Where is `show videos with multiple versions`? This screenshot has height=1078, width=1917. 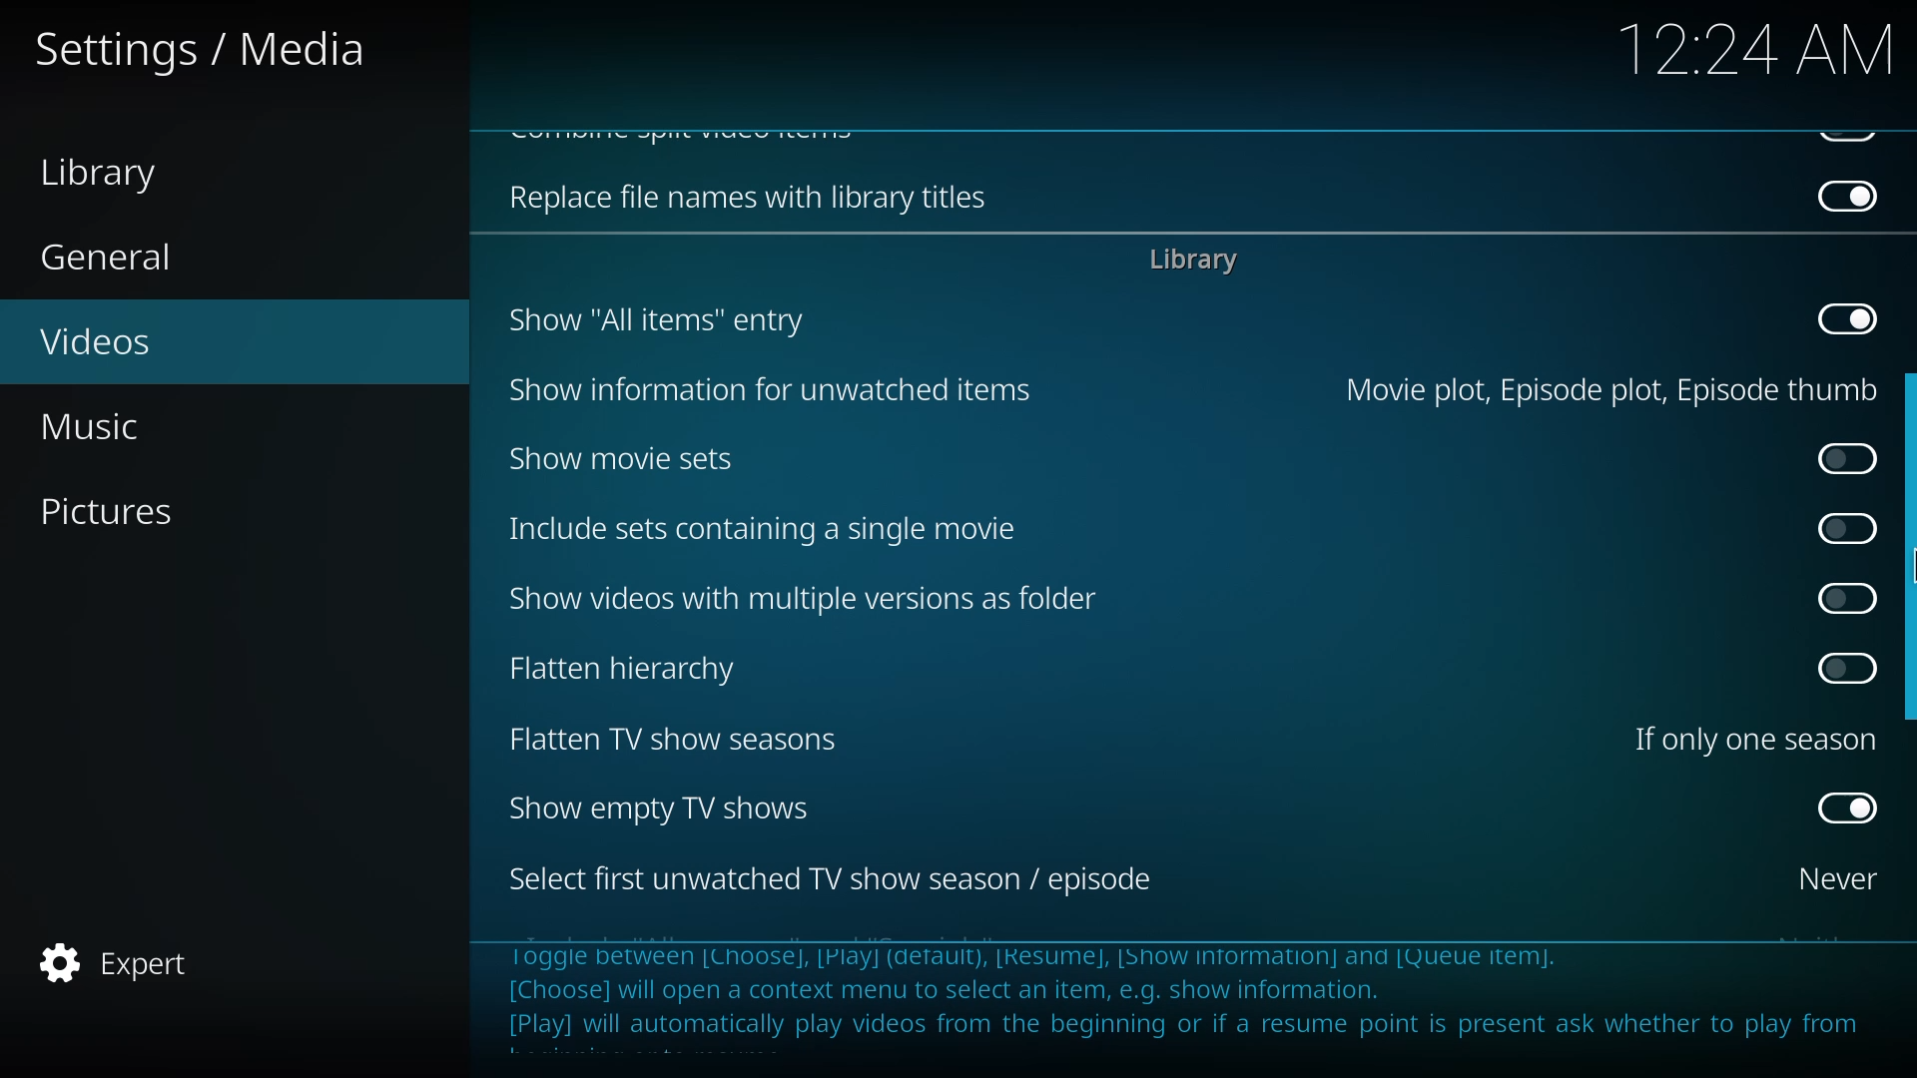 show videos with multiple versions is located at coordinates (801, 598).